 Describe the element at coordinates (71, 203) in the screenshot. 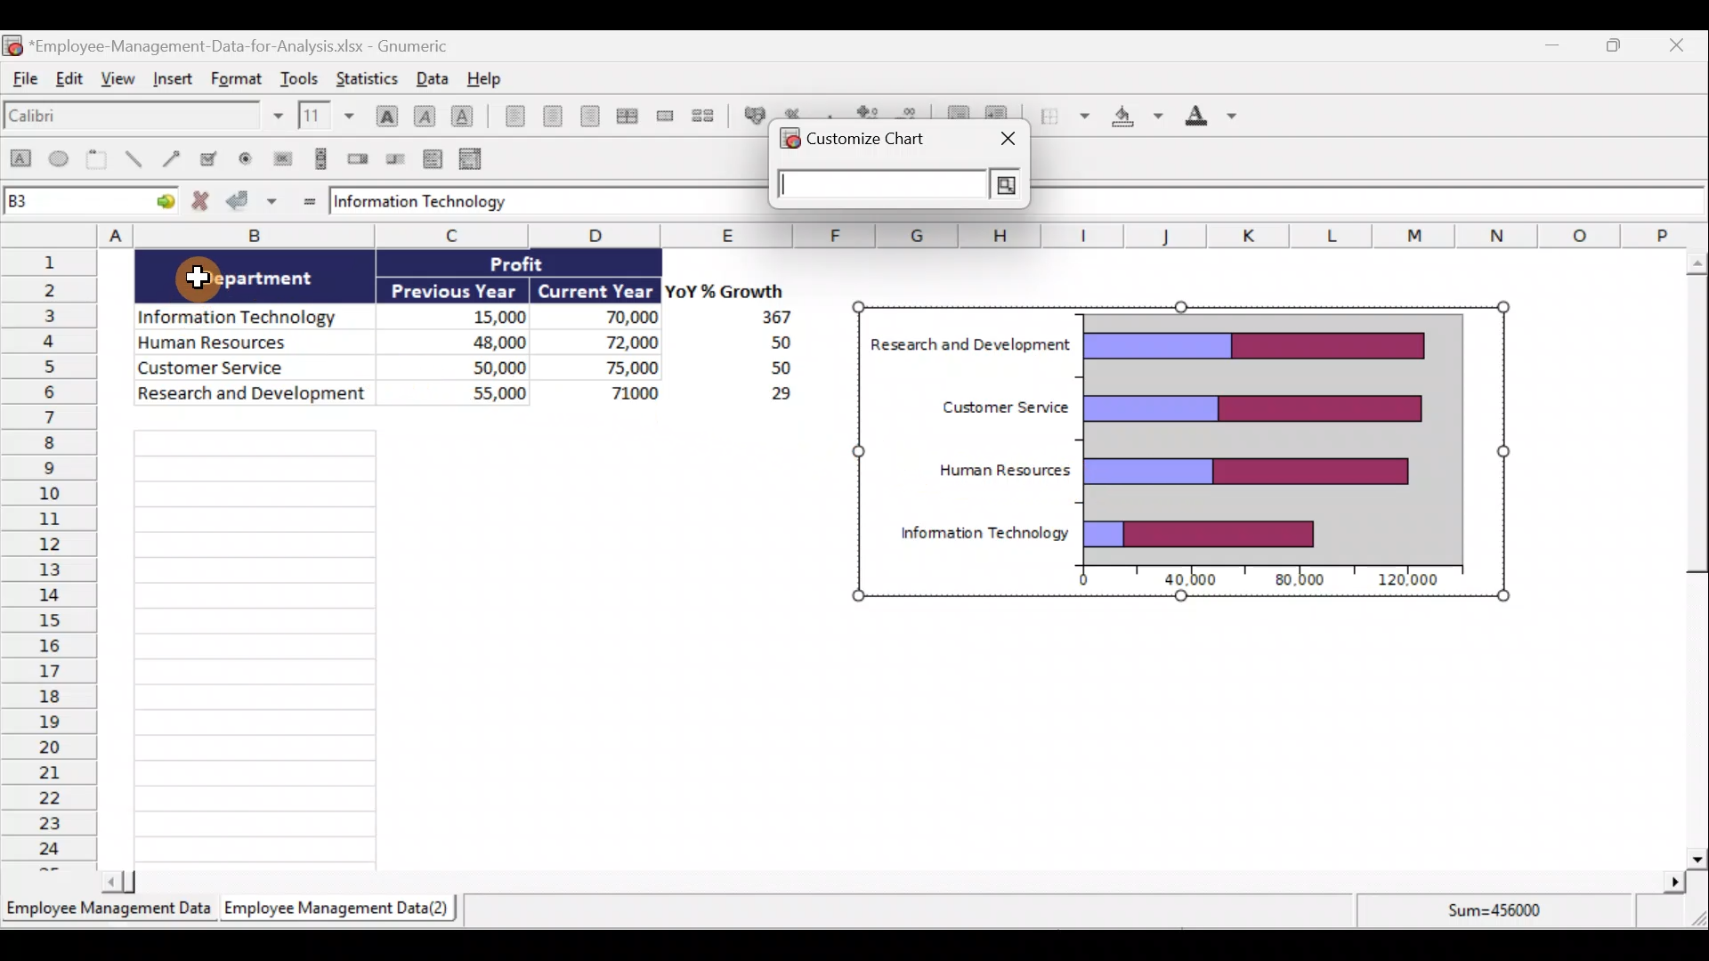

I see `Cell name B3` at that location.